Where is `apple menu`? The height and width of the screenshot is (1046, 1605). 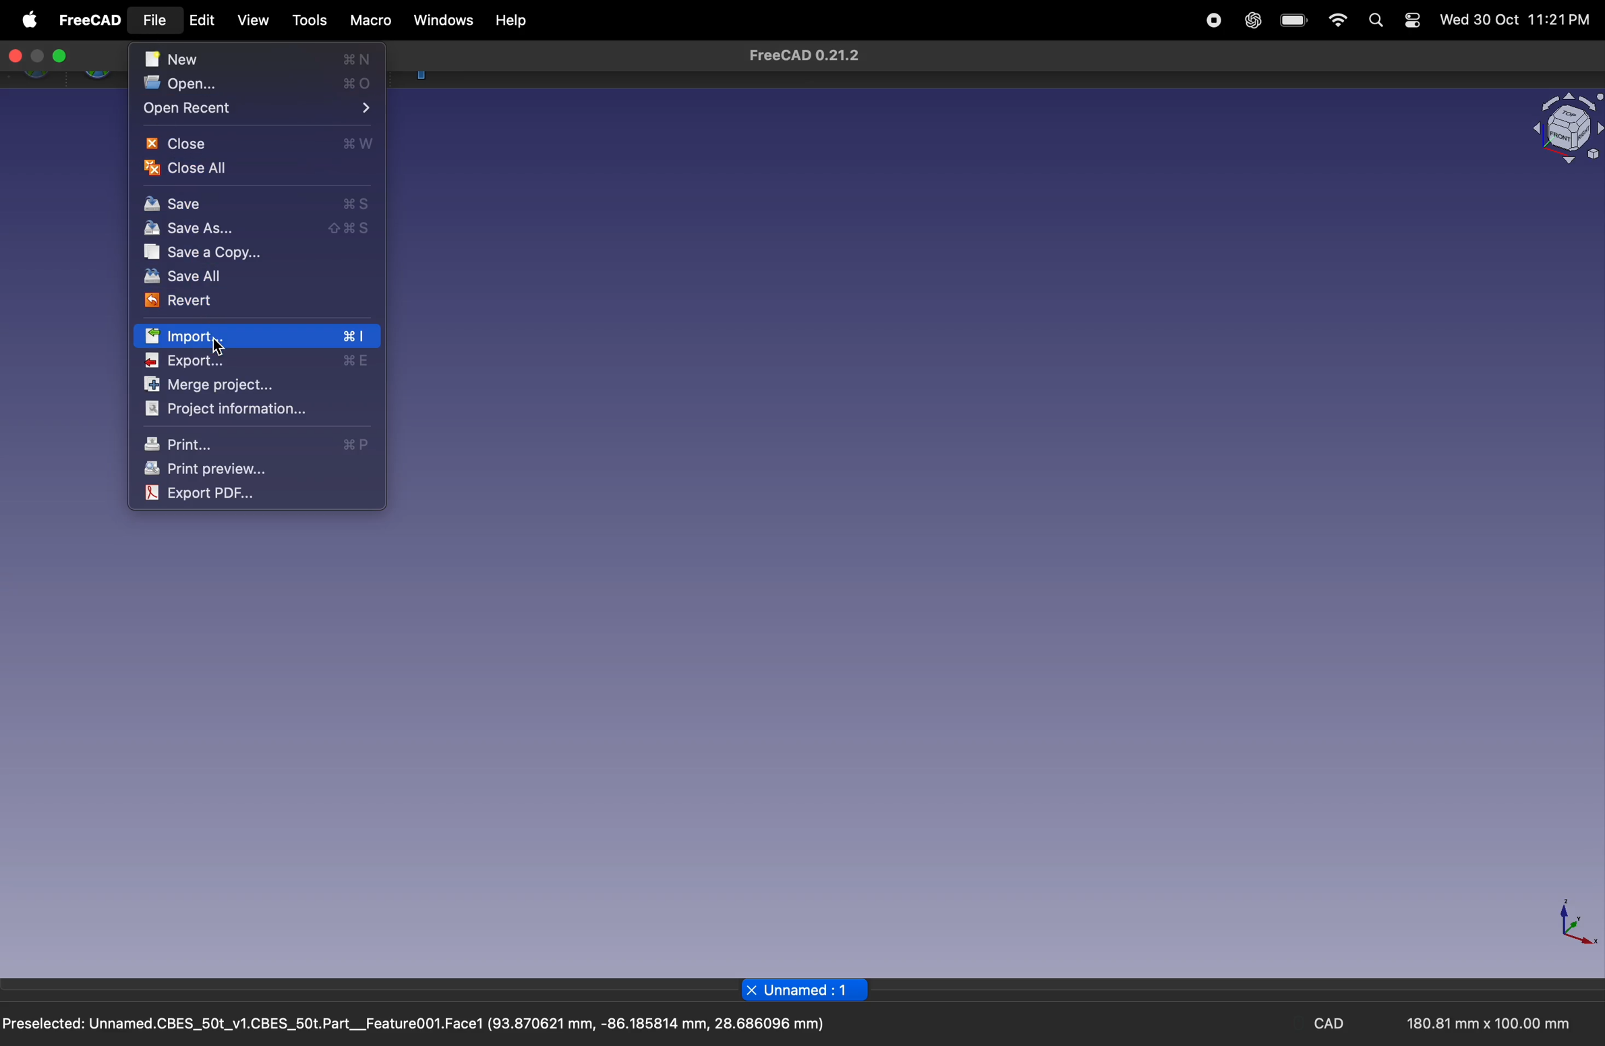 apple menu is located at coordinates (28, 18).